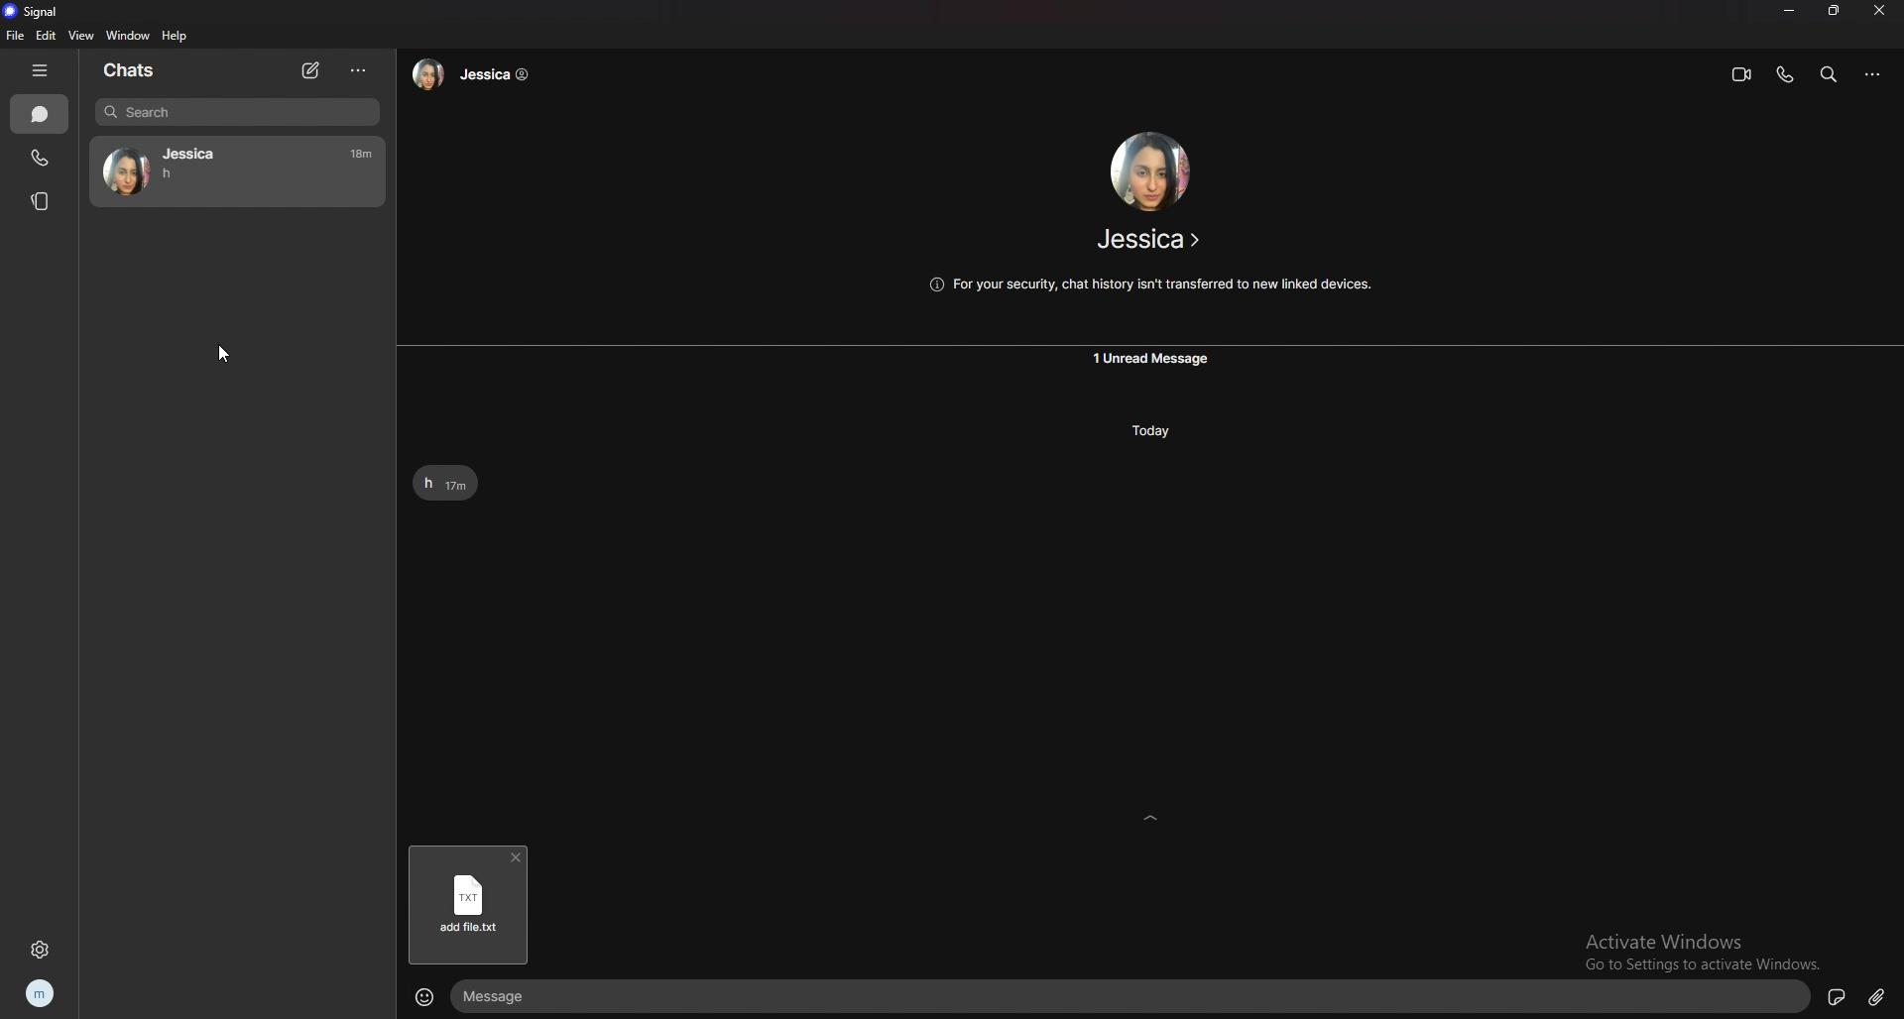 The height and width of the screenshot is (1019, 1904). I want to click on today, so click(1147, 430).